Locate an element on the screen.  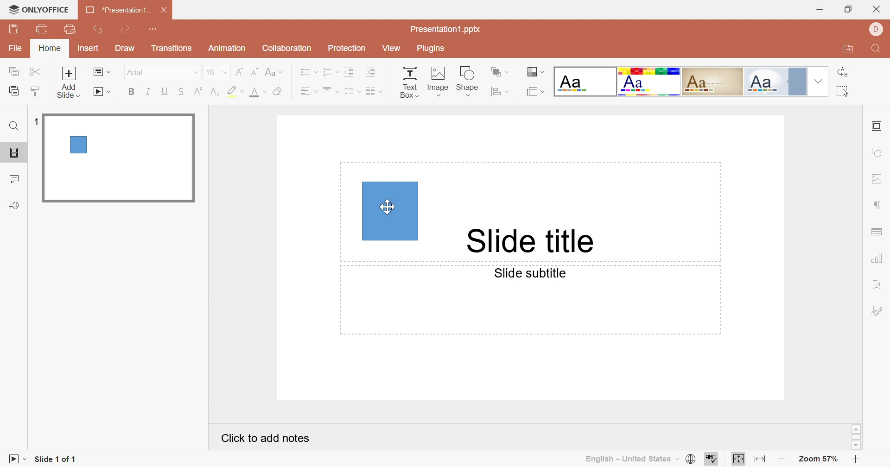
Slide 1 is located at coordinates (121, 159).